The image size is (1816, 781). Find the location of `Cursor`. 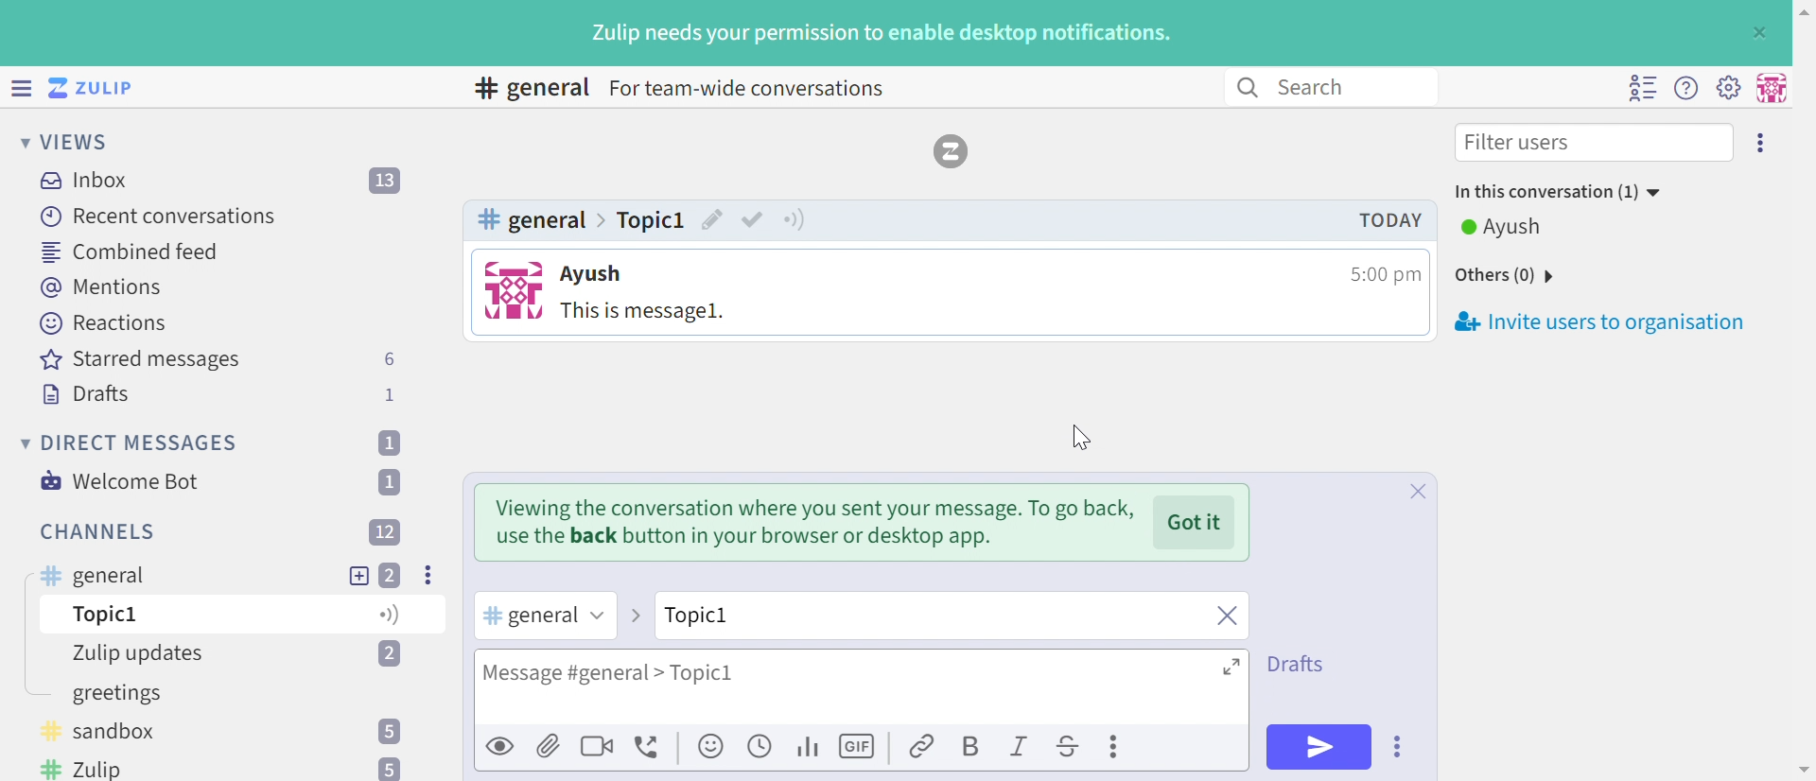

Cursor is located at coordinates (1076, 437).